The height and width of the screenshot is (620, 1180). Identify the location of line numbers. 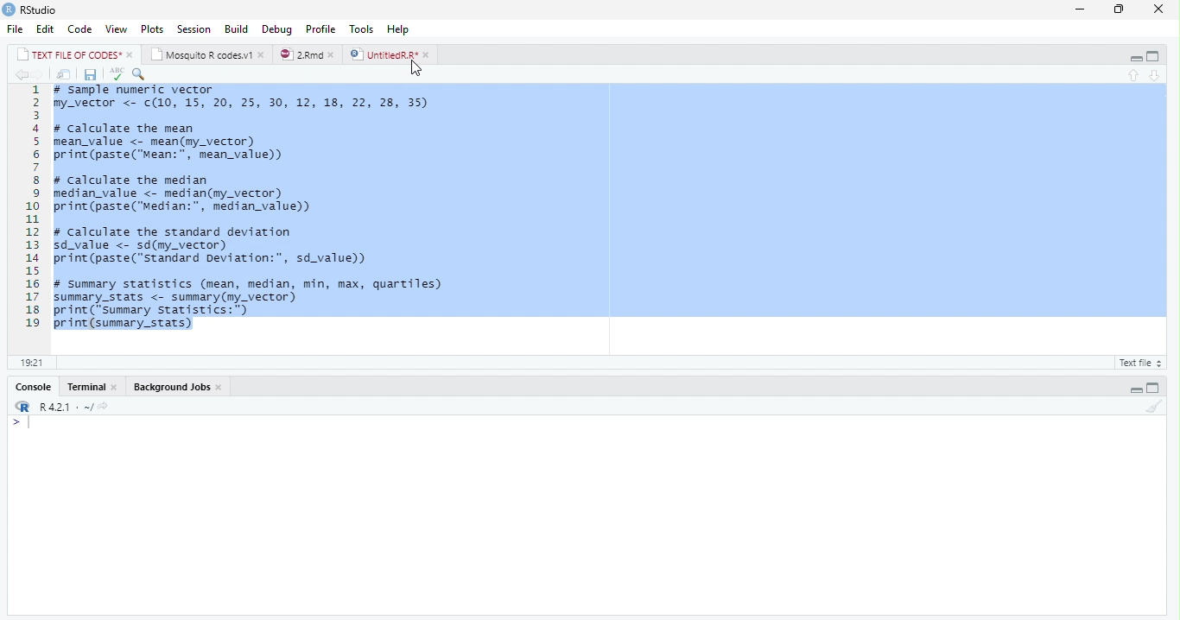
(29, 206).